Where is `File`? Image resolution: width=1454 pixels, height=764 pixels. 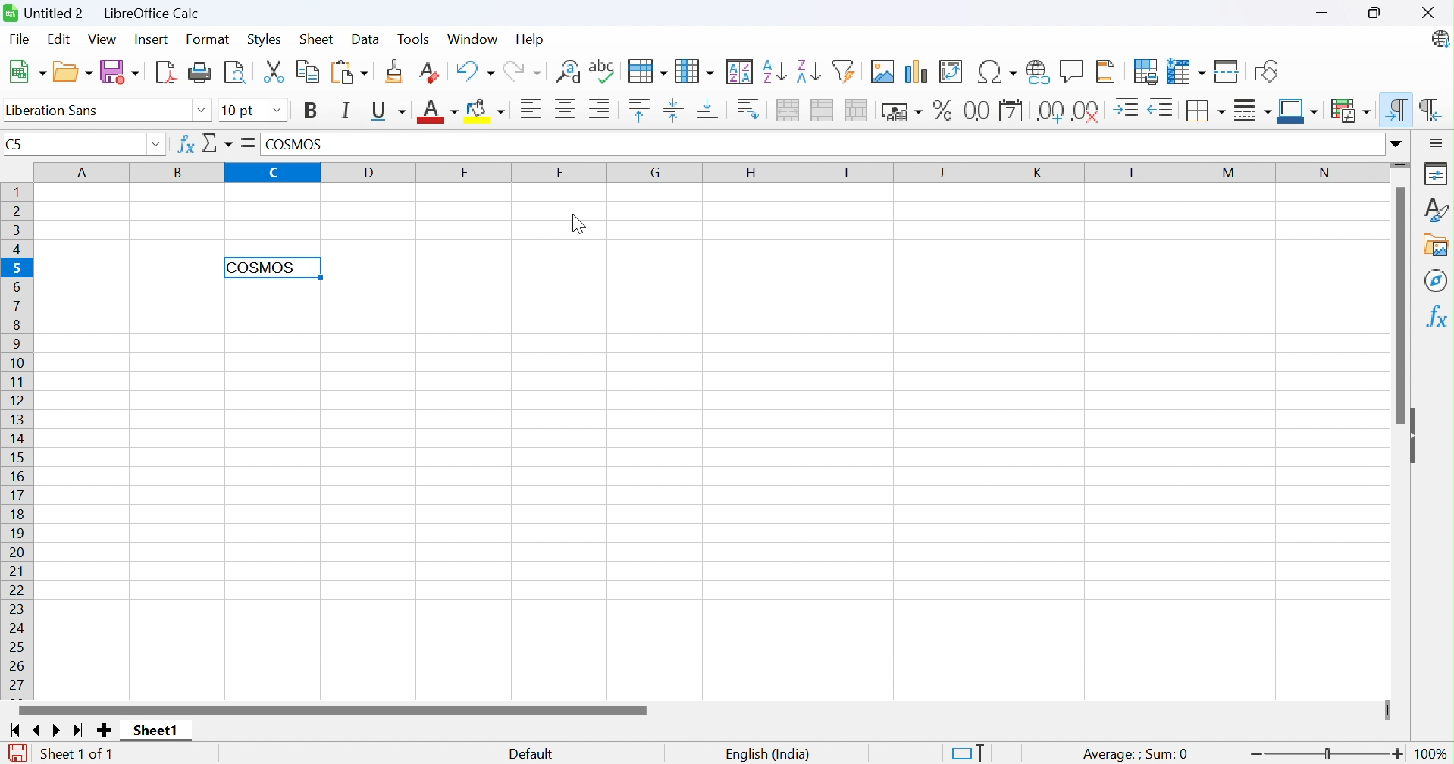
File is located at coordinates (20, 38).